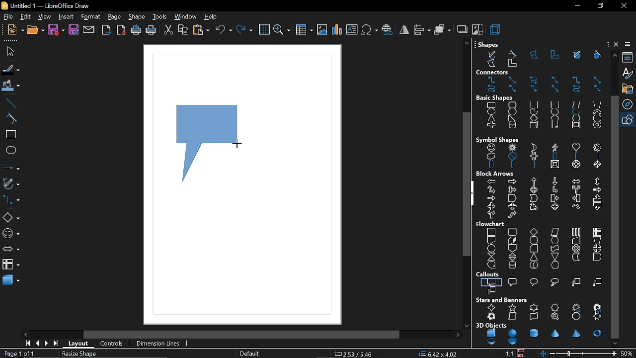 The image size is (636, 358). I want to click on scaling factor, so click(508, 354).